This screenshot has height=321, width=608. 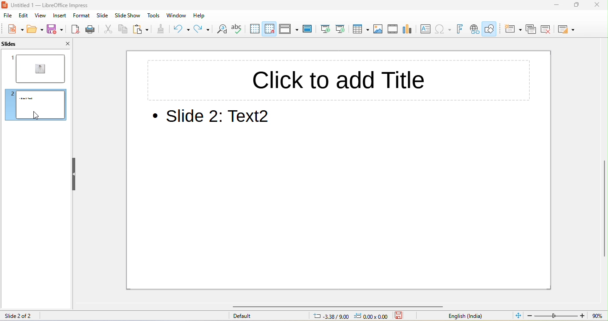 I want to click on video, so click(x=393, y=30).